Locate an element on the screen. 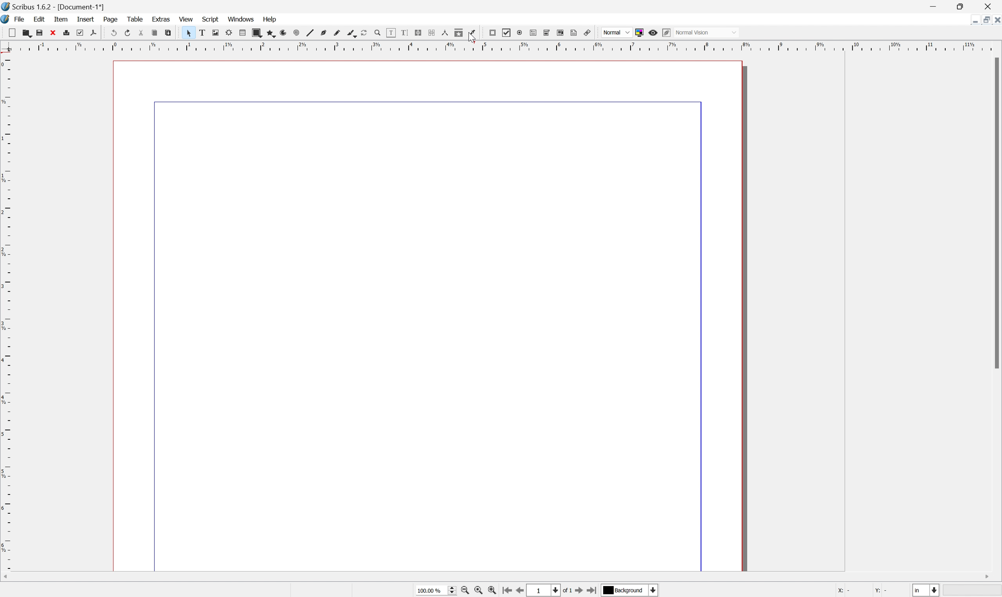  Go to next page is located at coordinates (581, 590).